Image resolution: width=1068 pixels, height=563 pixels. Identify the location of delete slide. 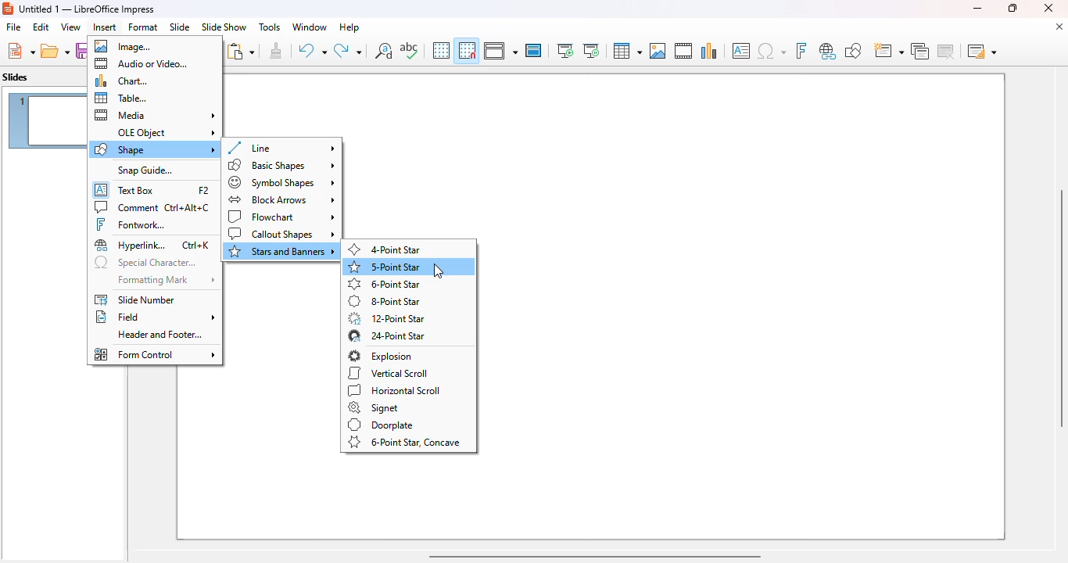
(948, 51).